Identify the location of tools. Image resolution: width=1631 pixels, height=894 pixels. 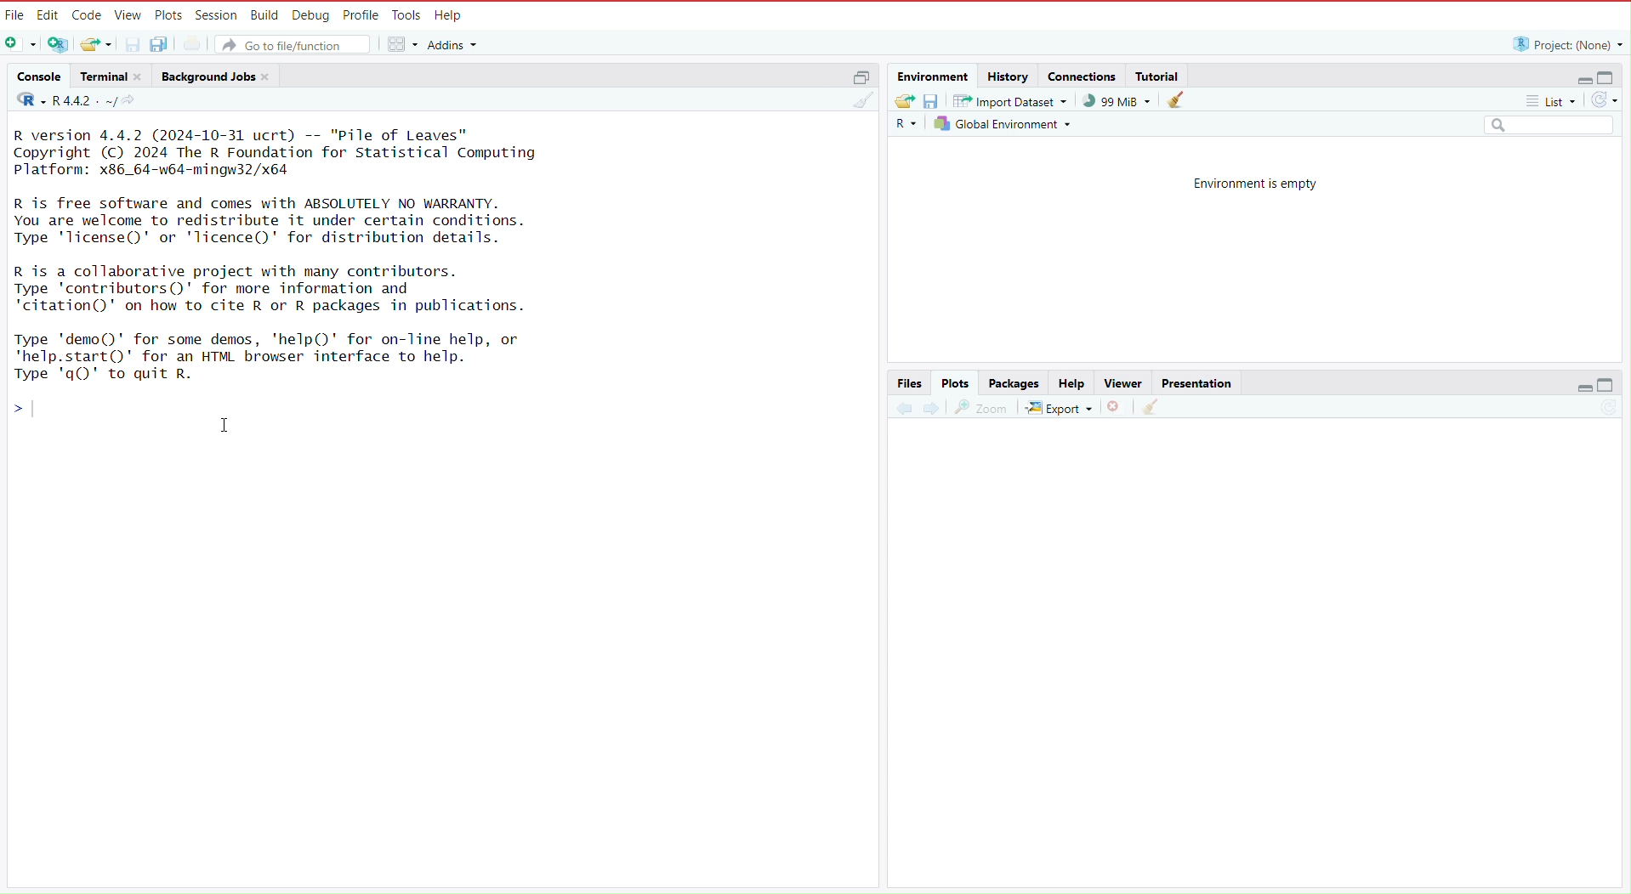
(408, 13).